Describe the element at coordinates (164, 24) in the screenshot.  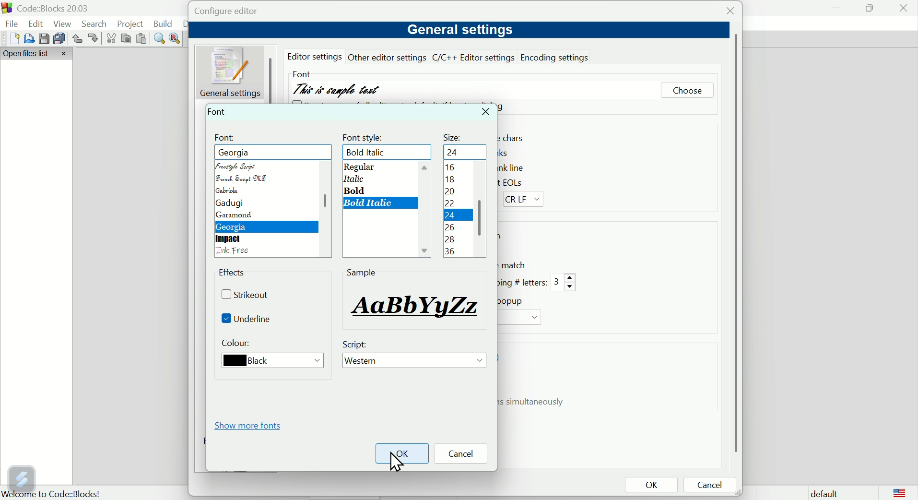
I see `Build` at that location.